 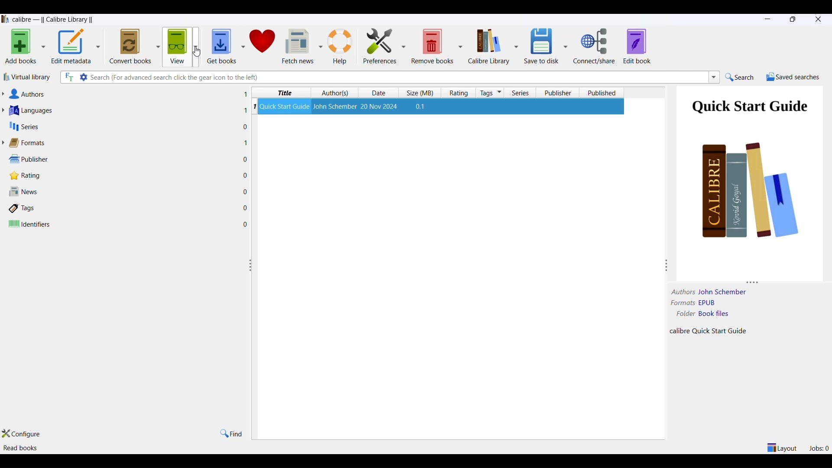 What do you see at coordinates (819, 447) in the screenshot?
I see `jobs` at bounding box center [819, 447].